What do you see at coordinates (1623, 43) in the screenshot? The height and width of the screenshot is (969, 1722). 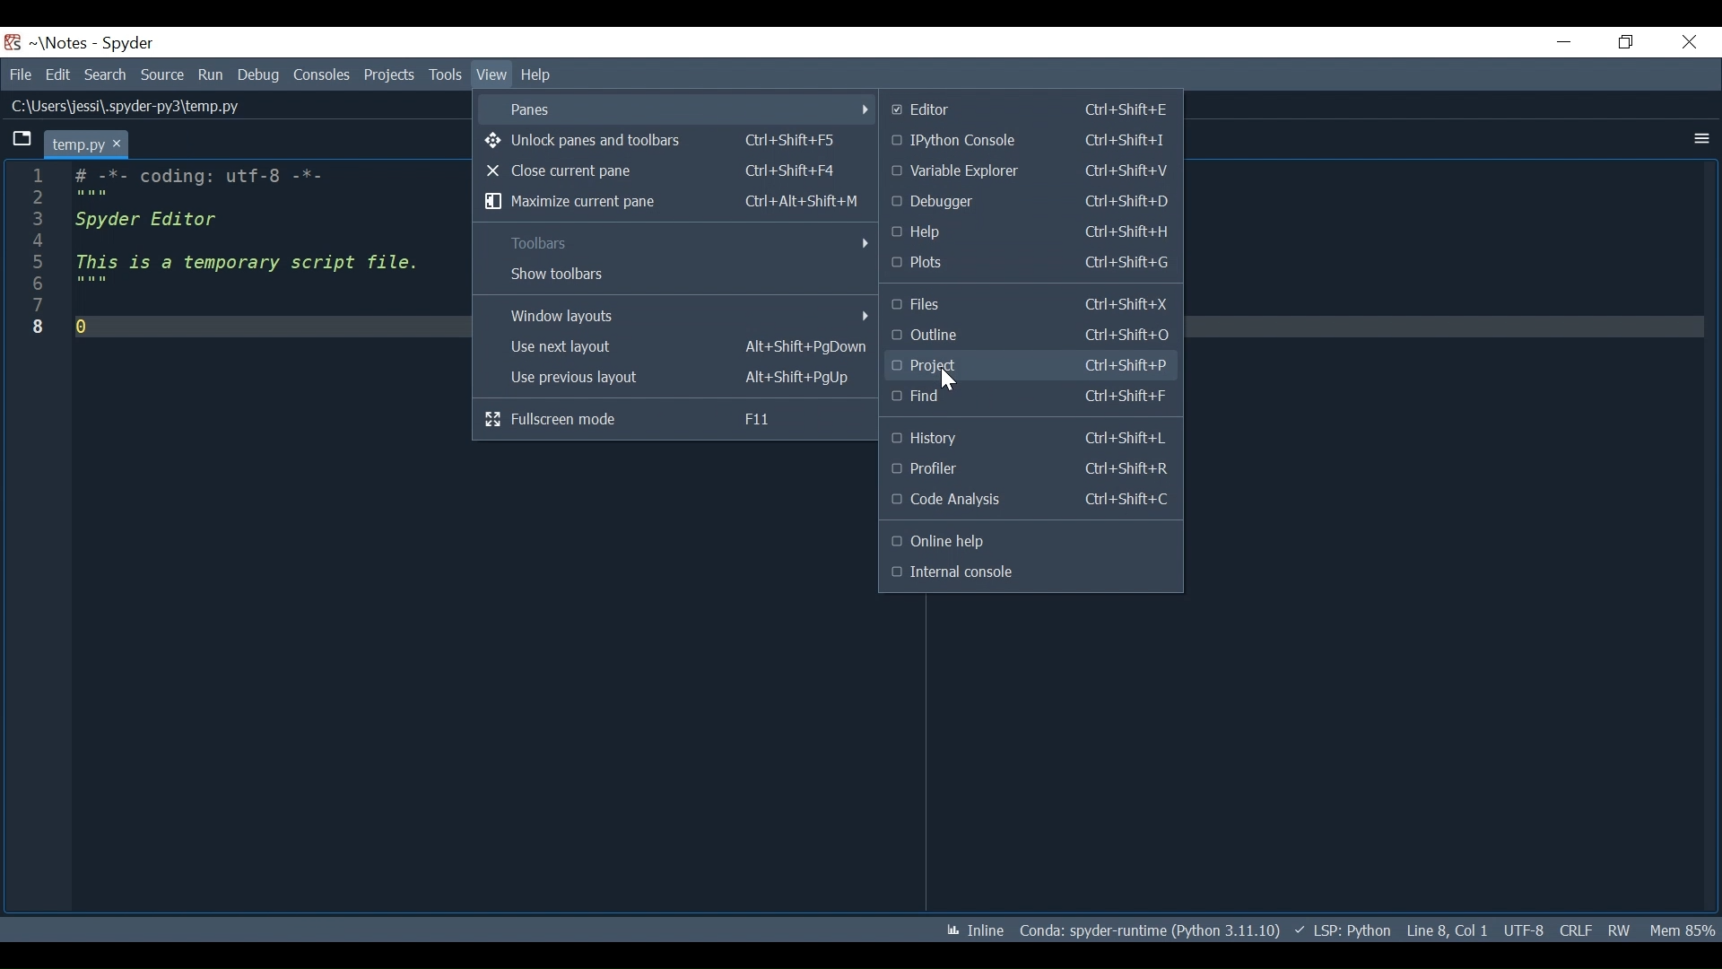 I see `Restore` at bounding box center [1623, 43].